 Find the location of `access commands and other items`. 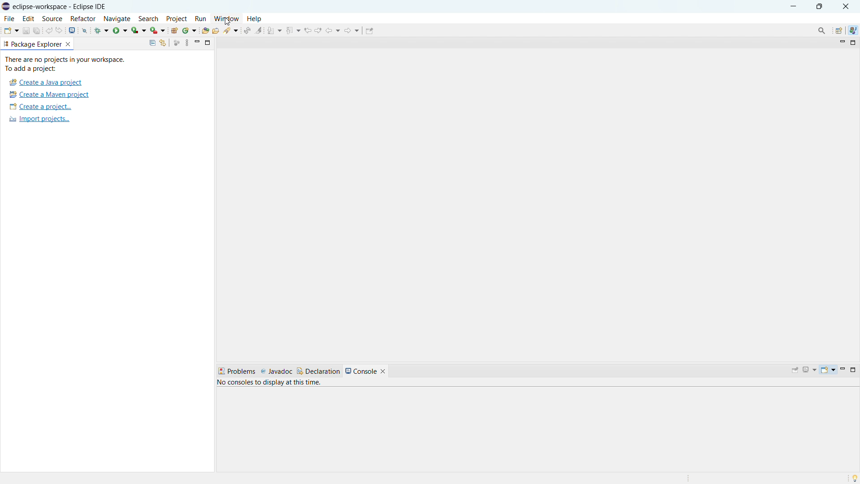

access commands and other items is located at coordinates (822, 30).